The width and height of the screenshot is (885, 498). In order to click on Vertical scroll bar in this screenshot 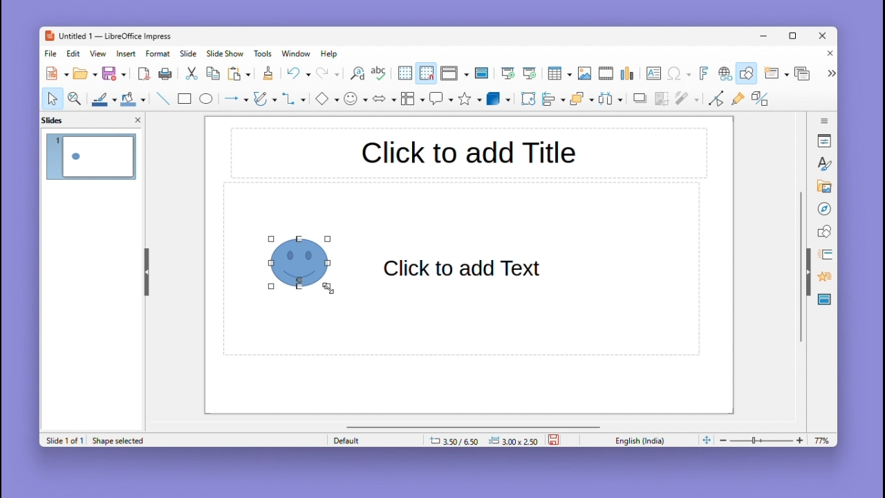, I will do `click(801, 267)`.